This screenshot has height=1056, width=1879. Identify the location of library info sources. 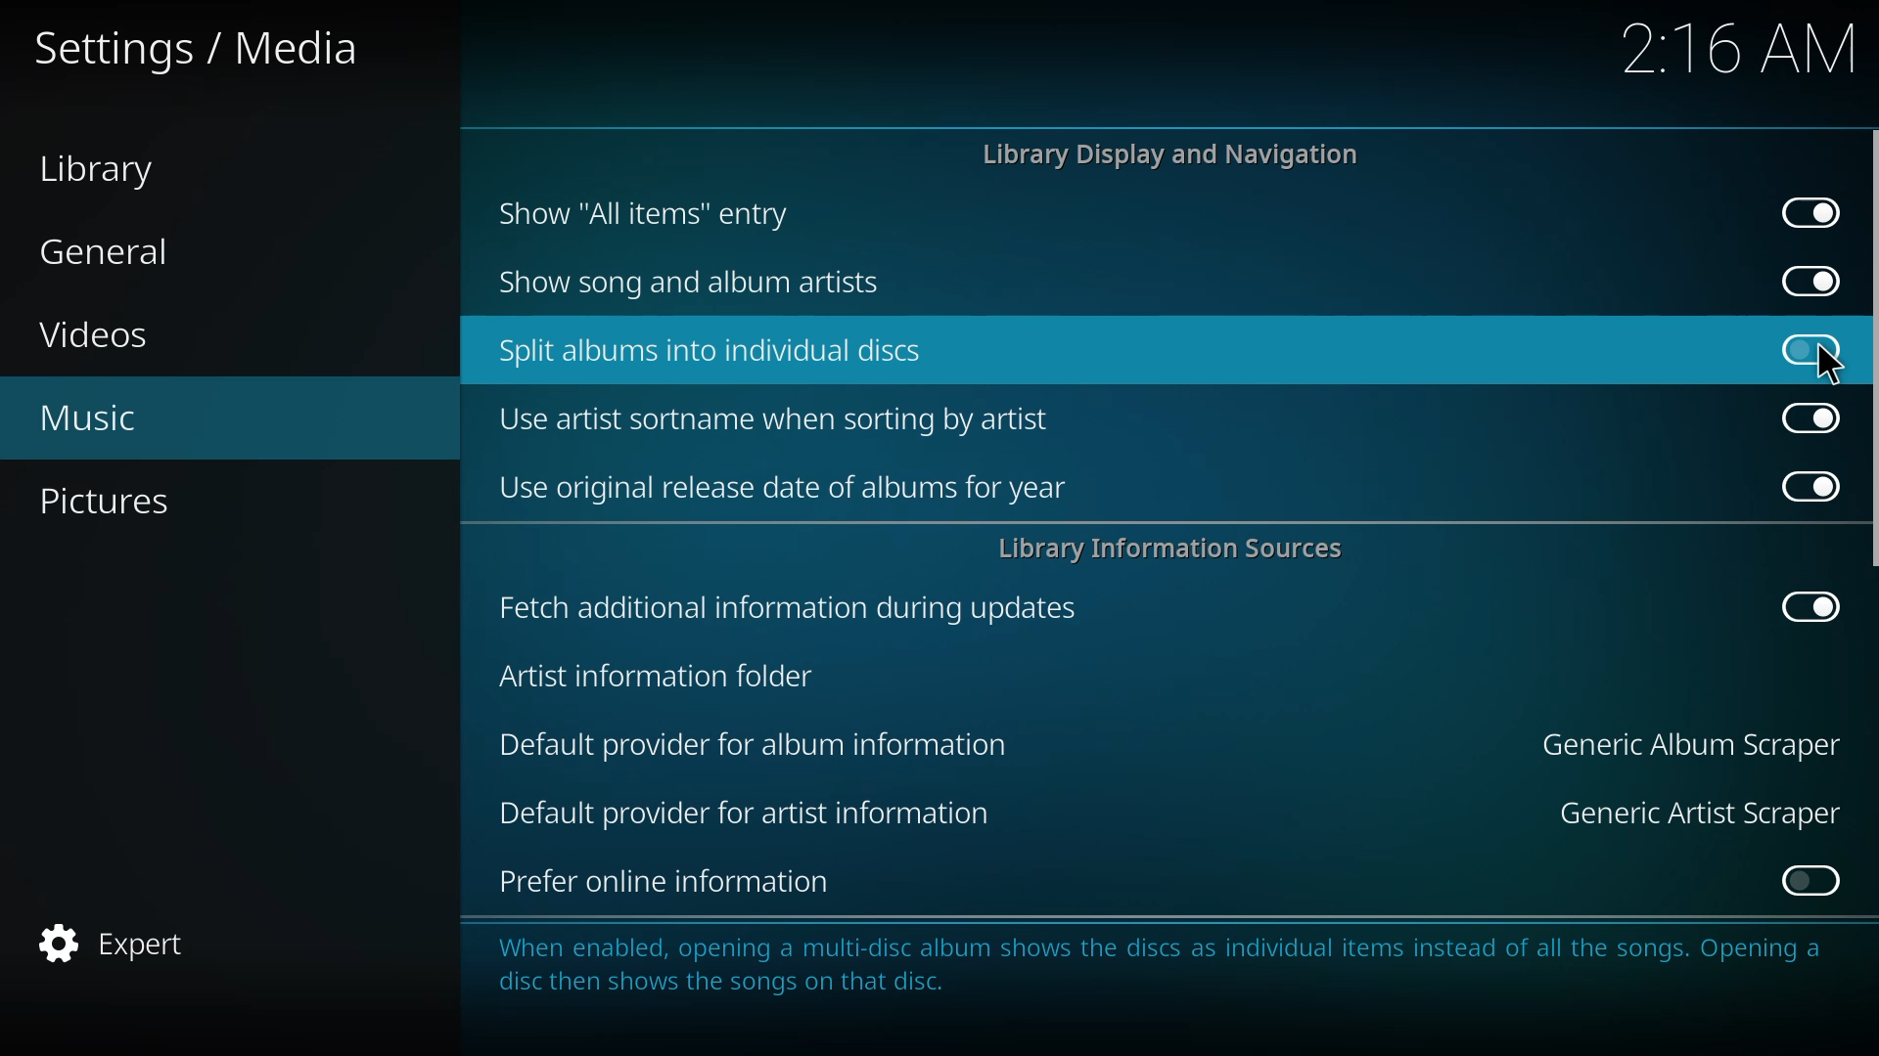
(1181, 548).